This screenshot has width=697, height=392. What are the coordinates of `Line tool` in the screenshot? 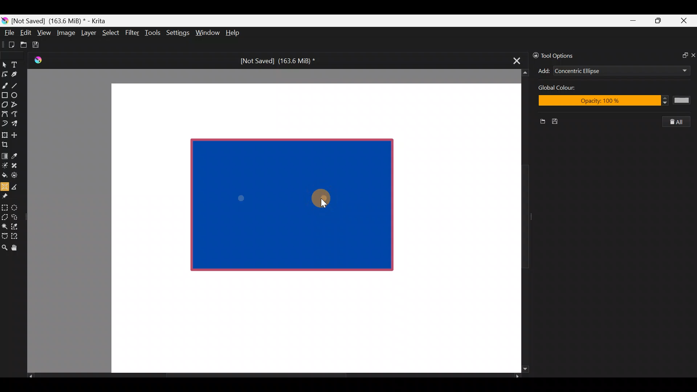 It's located at (19, 85).